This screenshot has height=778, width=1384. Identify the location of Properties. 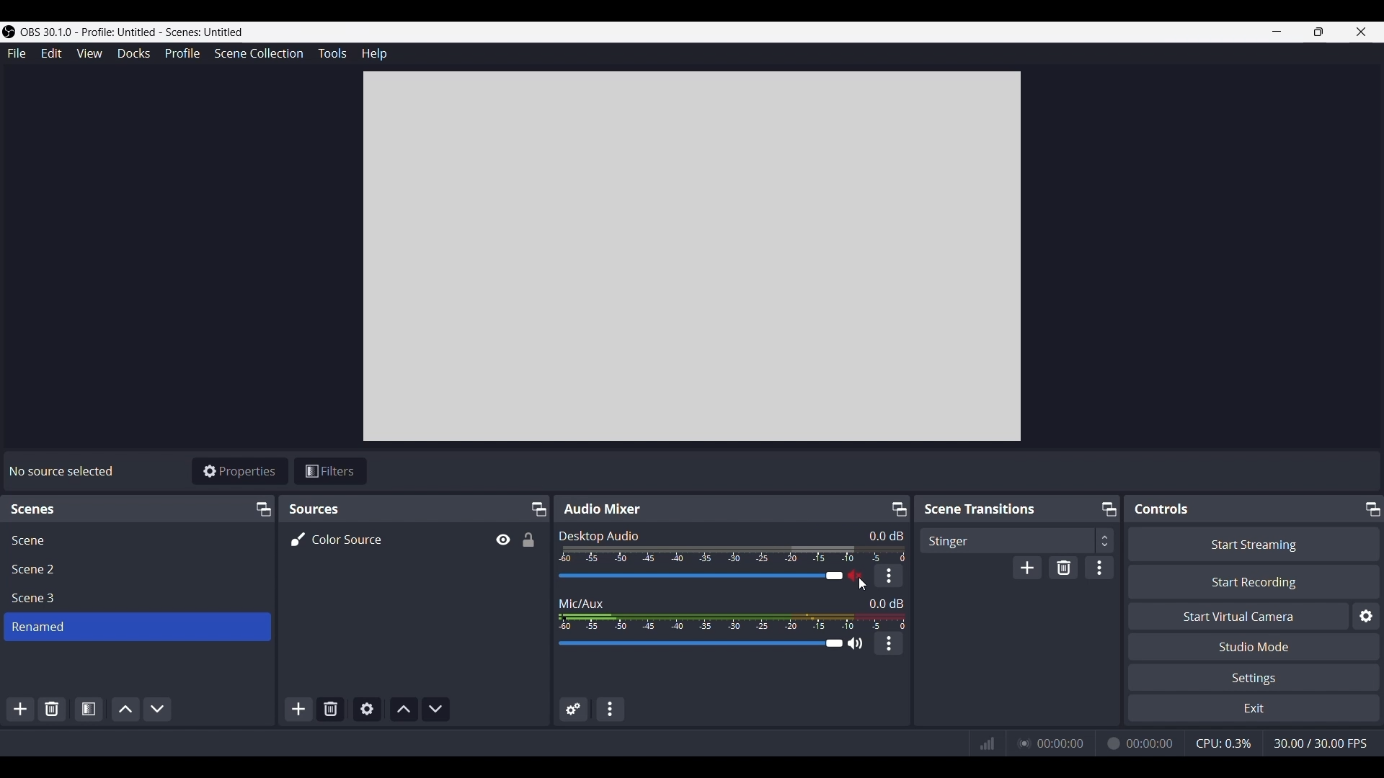
(240, 470).